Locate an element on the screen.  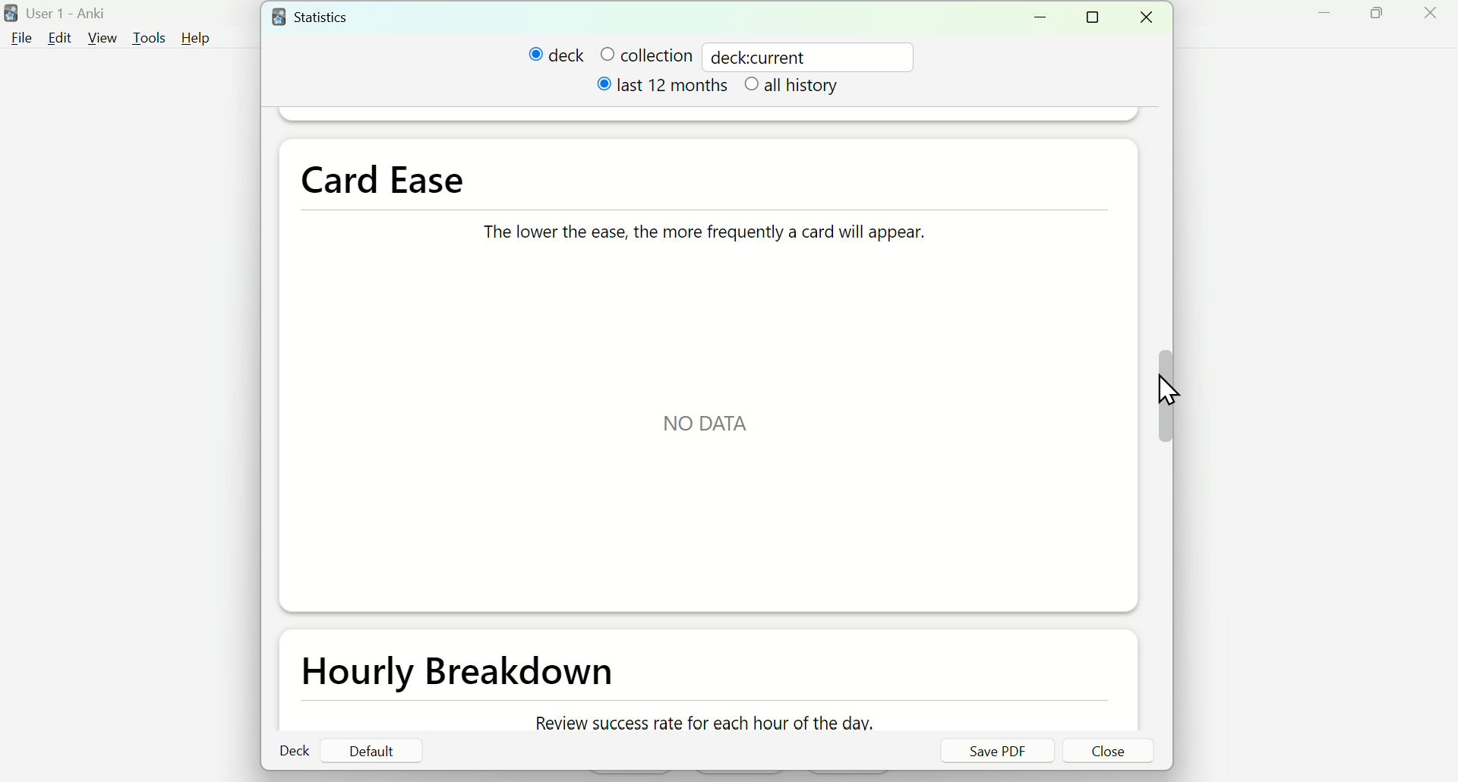
Vertical scrollbar is located at coordinates (1166, 396).